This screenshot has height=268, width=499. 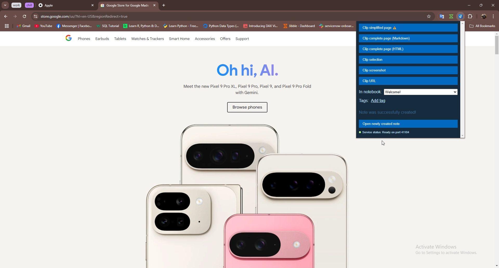 What do you see at coordinates (181, 26) in the screenshot?
I see `Learn  Python- Free` at bounding box center [181, 26].